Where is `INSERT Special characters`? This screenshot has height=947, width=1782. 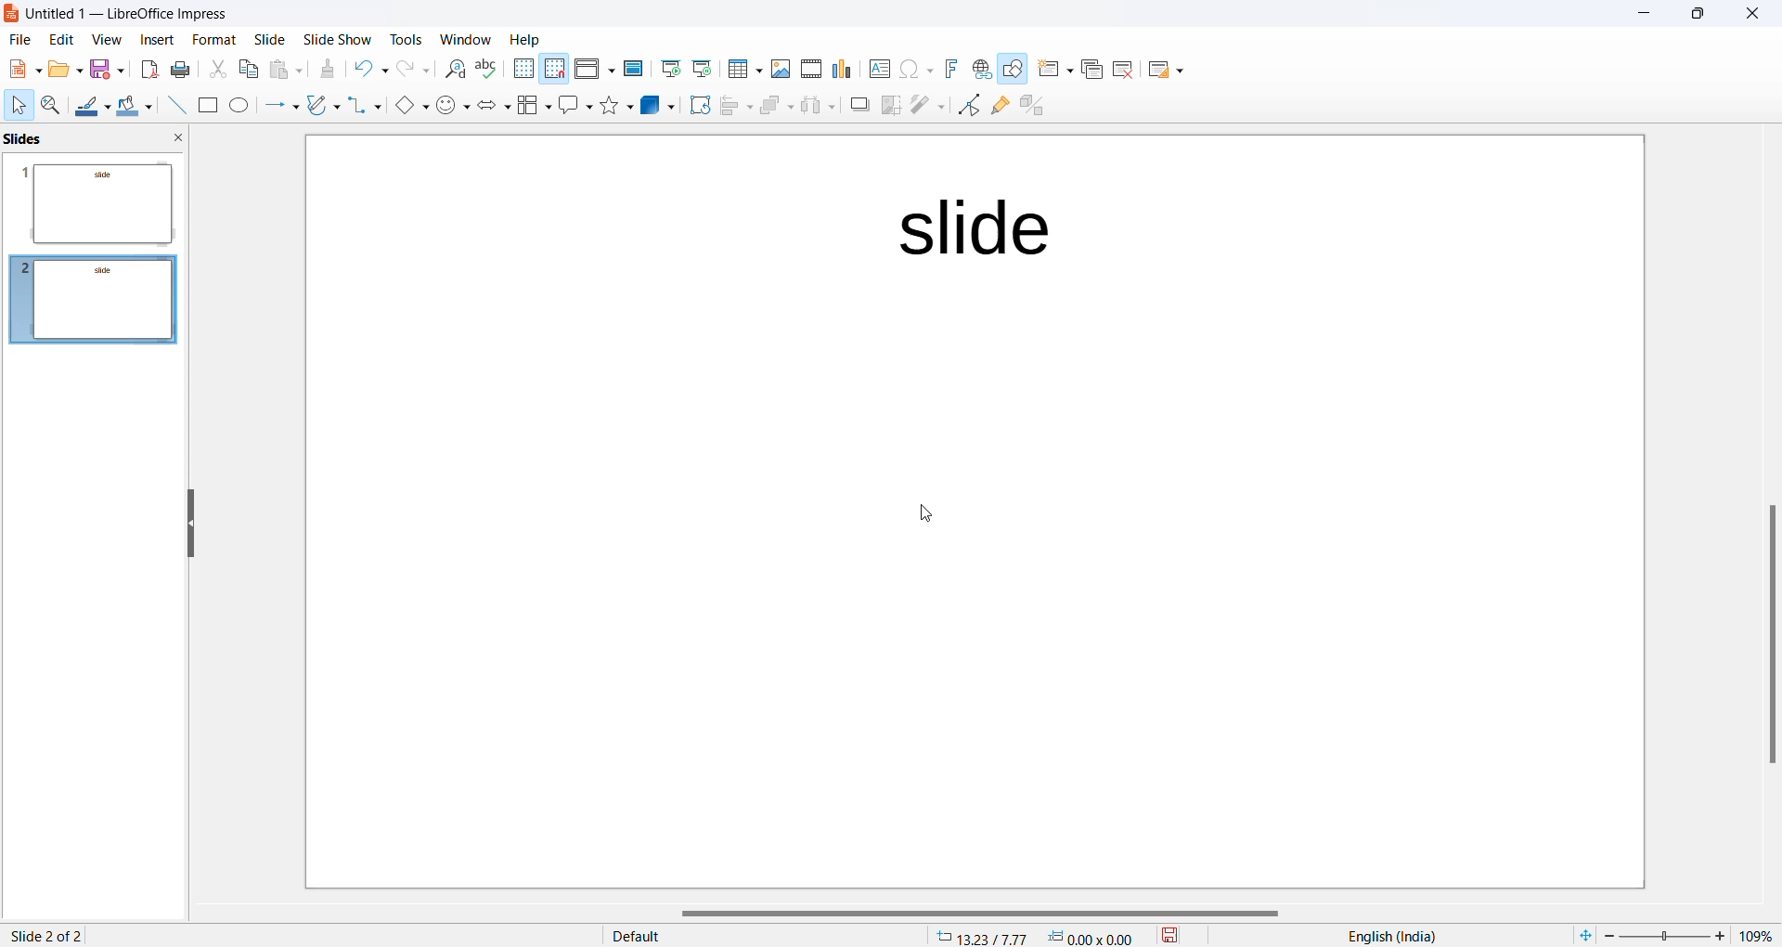 INSERT Special characters is located at coordinates (912, 69).